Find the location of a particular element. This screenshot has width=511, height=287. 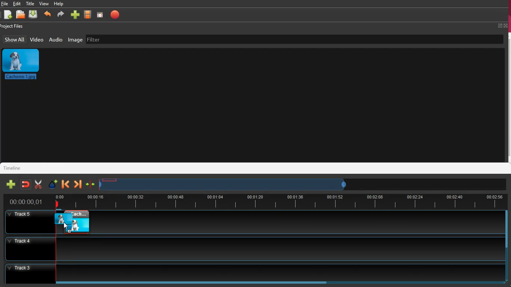

title is located at coordinates (31, 3).